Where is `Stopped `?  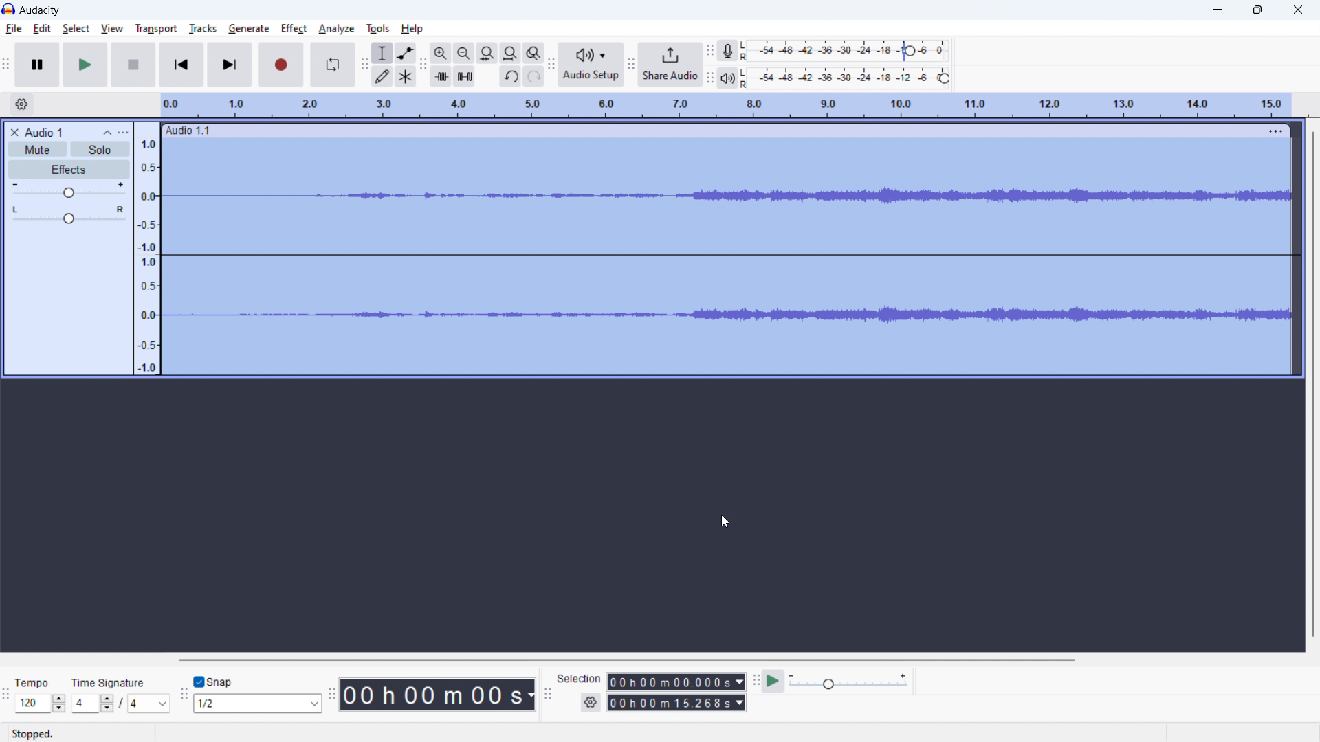 Stopped  is located at coordinates (35, 734).